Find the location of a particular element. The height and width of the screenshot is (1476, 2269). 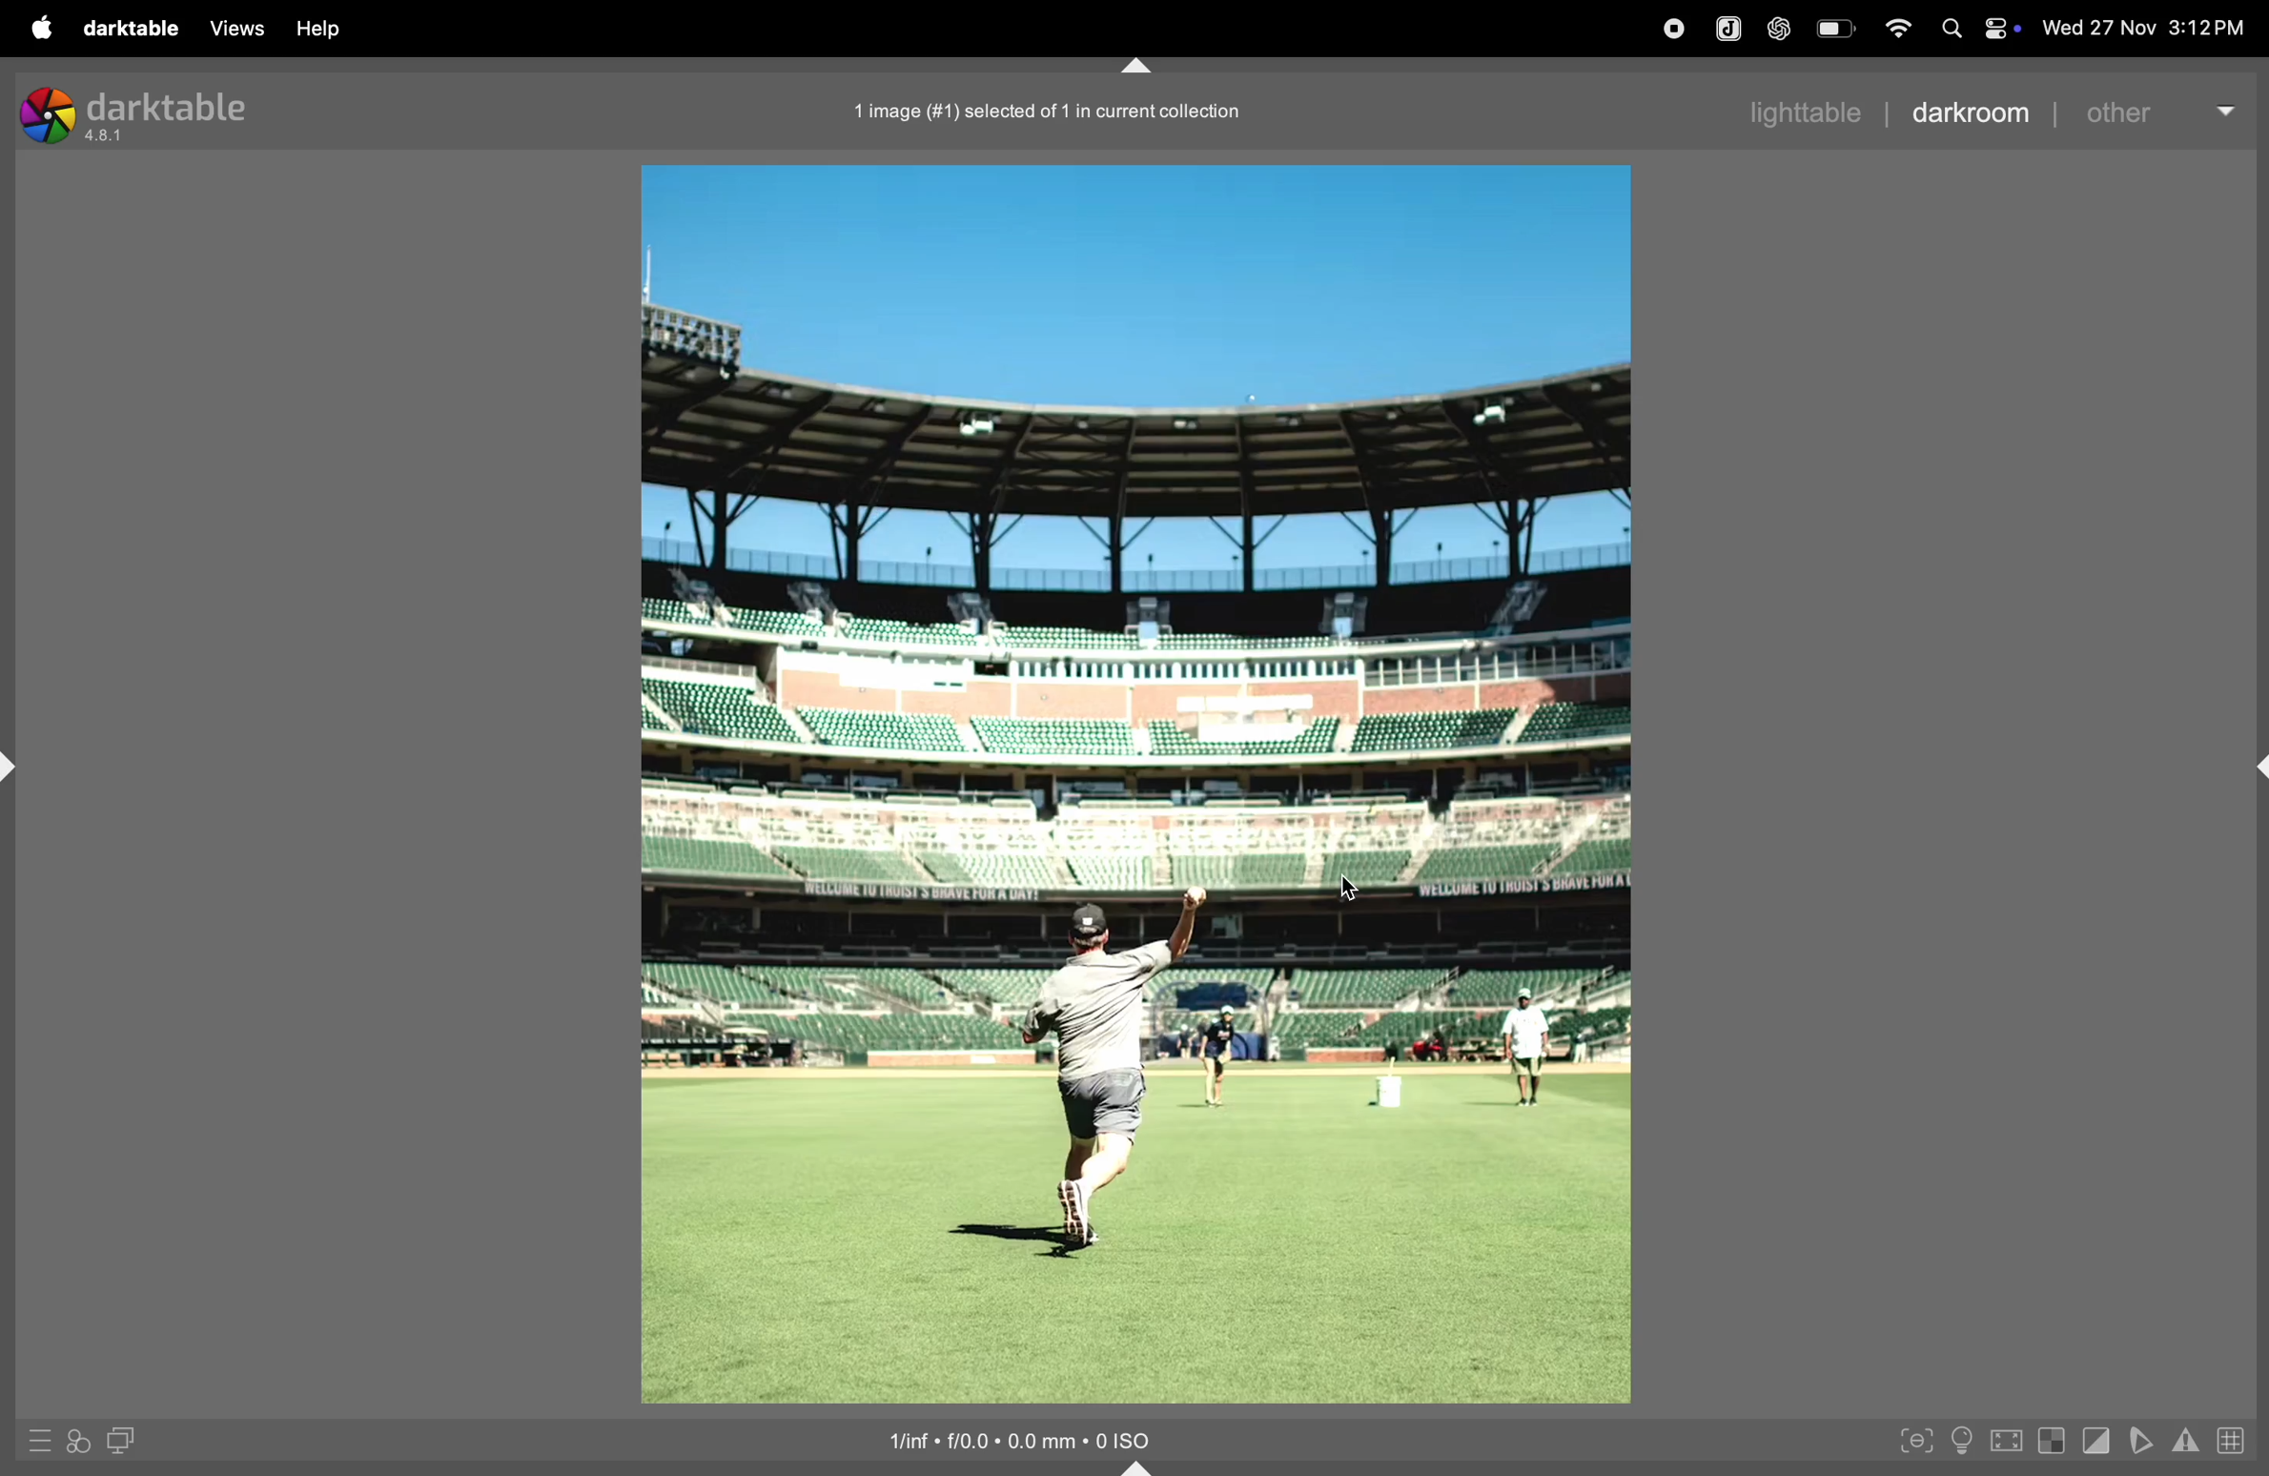

apple widgets is located at coordinates (1977, 27).